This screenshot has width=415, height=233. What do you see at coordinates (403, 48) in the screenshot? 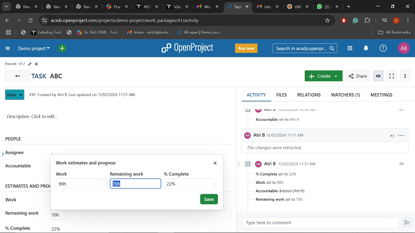
I see `Profile` at bounding box center [403, 48].